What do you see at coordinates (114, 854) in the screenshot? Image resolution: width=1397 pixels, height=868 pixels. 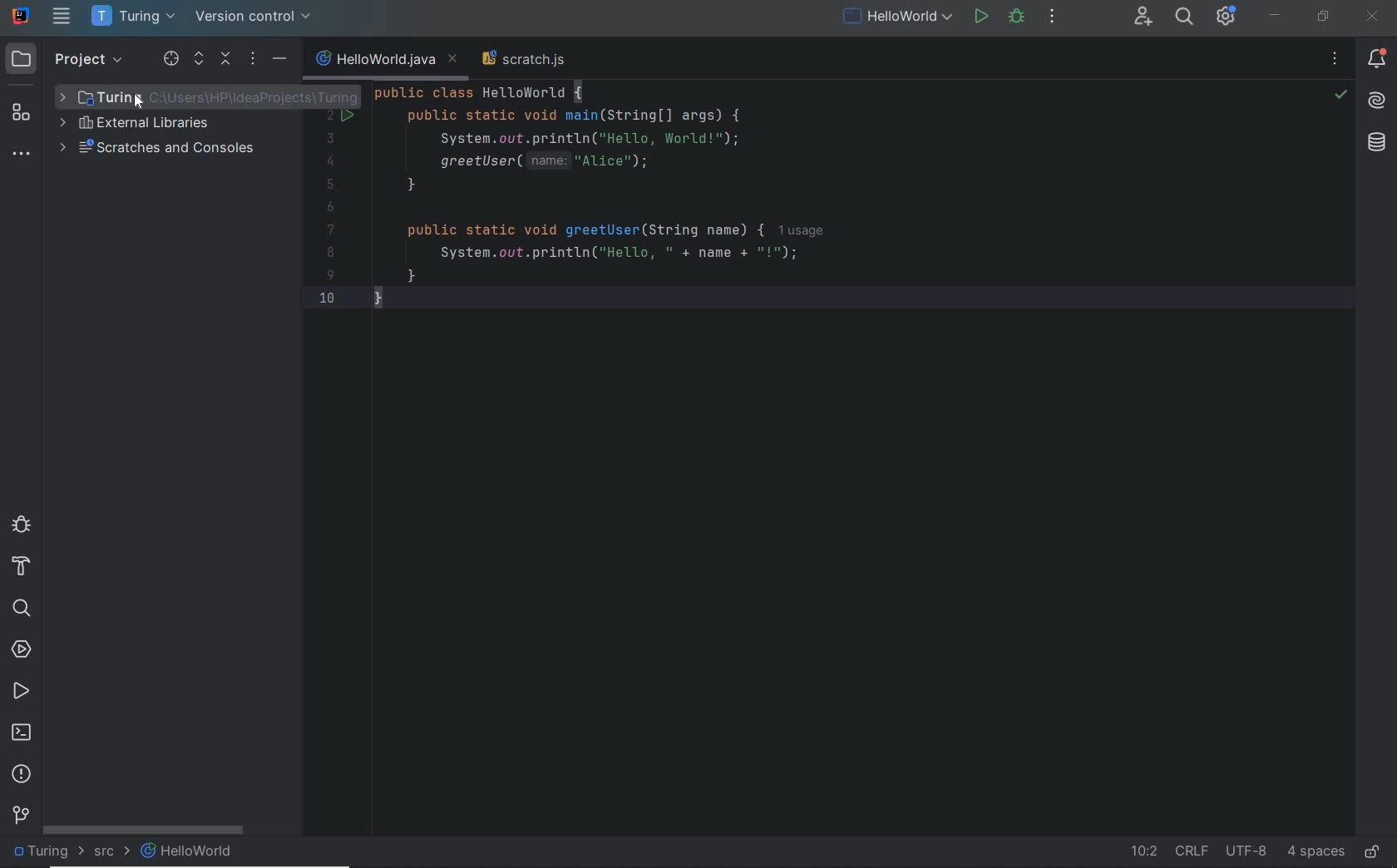 I see `SRC` at bounding box center [114, 854].